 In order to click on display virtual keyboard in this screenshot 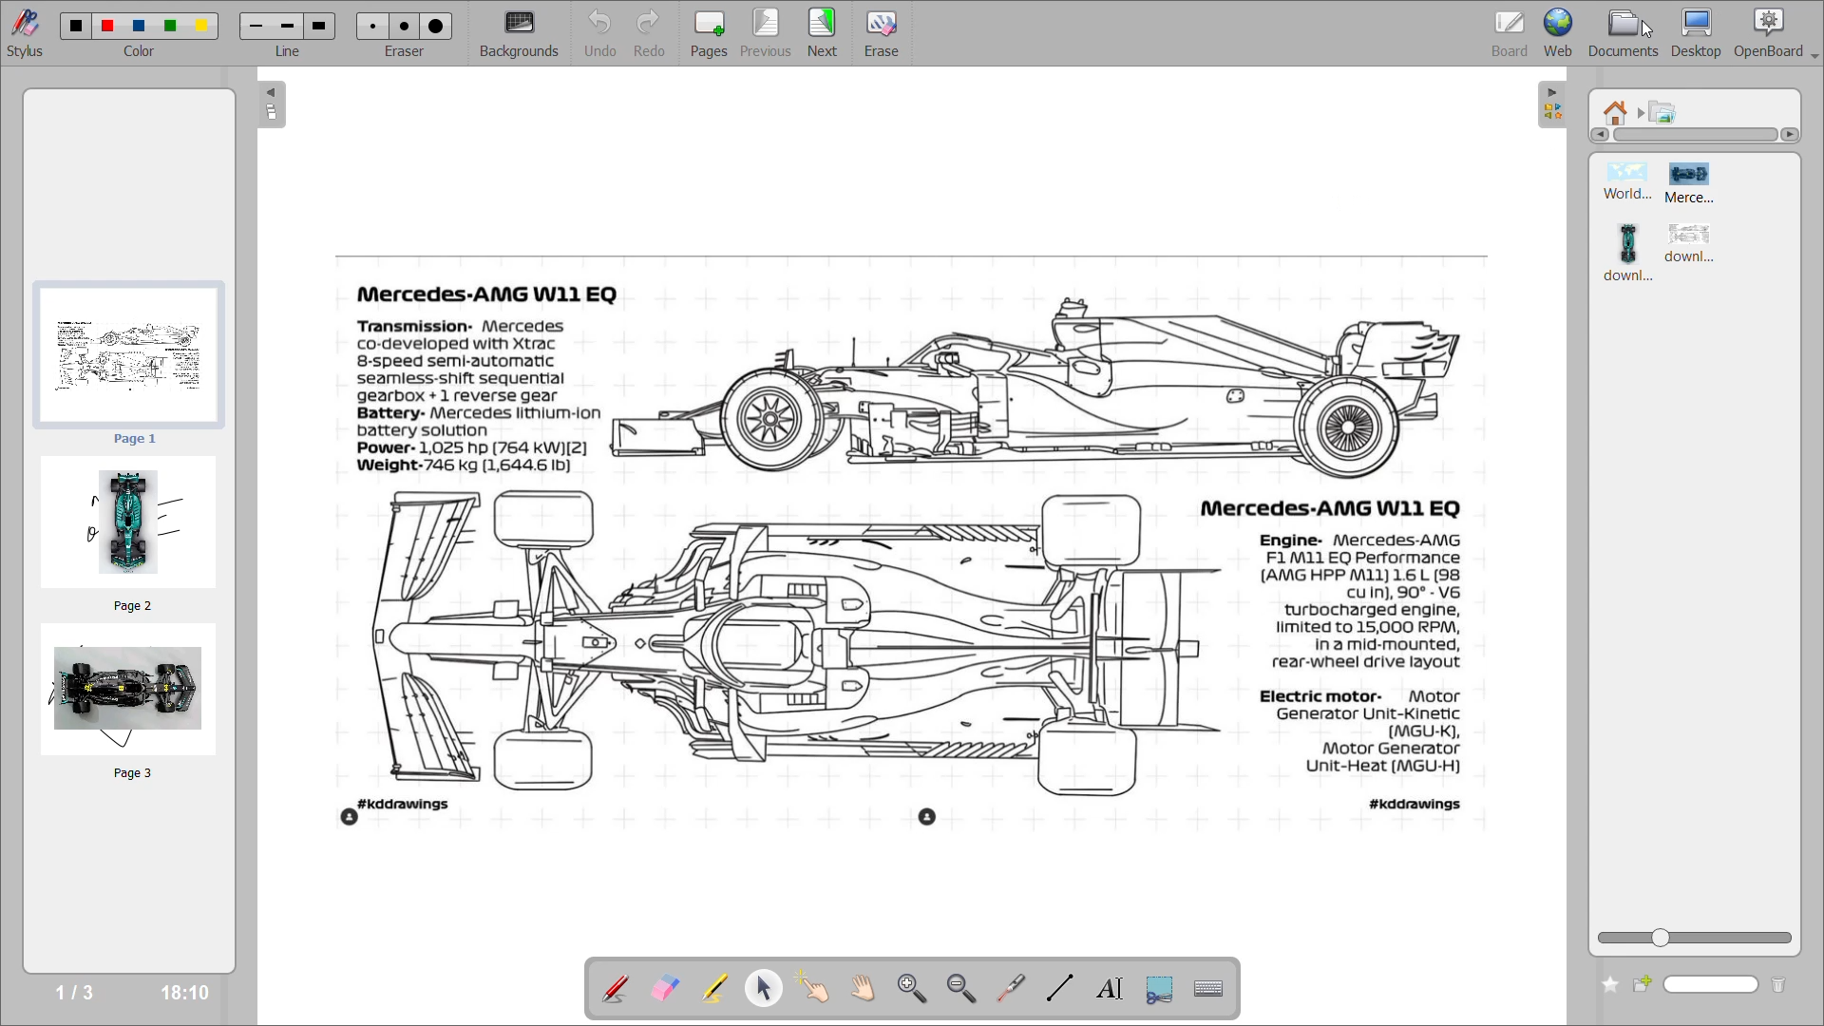, I will do `click(1214, 988)`.